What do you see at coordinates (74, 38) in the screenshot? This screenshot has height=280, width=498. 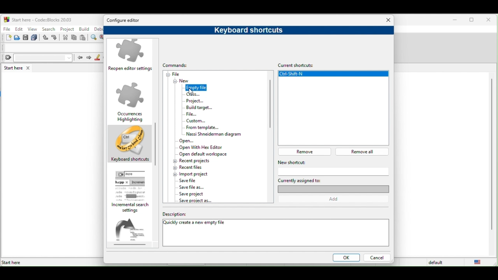 I see `copy` at bounding box center [74, 38].